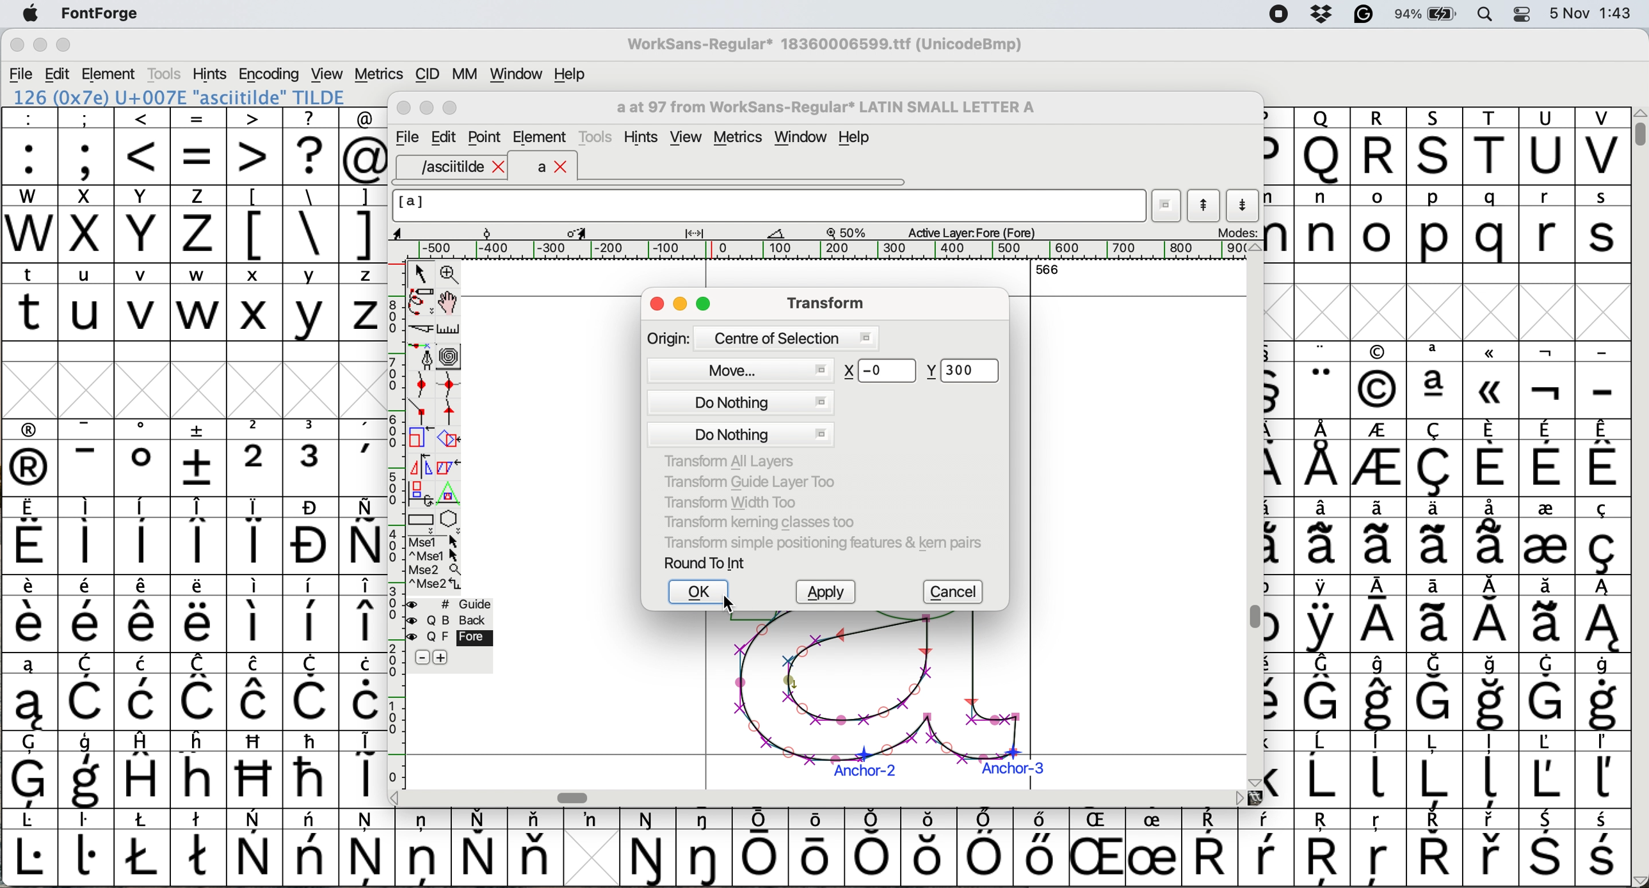 The width and height of the screenshot is (1649, 888). I want to click on symbol, so click(535, 846).